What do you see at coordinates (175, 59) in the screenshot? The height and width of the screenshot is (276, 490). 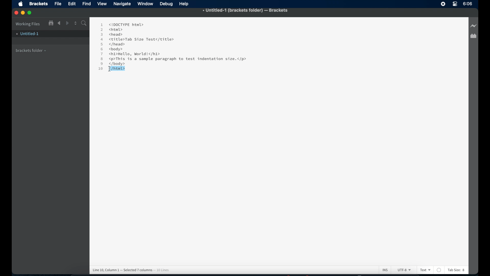 I see `8 <p>This is a sample paragraph to test indentation size.</p>` at bounding box center [175, 59].